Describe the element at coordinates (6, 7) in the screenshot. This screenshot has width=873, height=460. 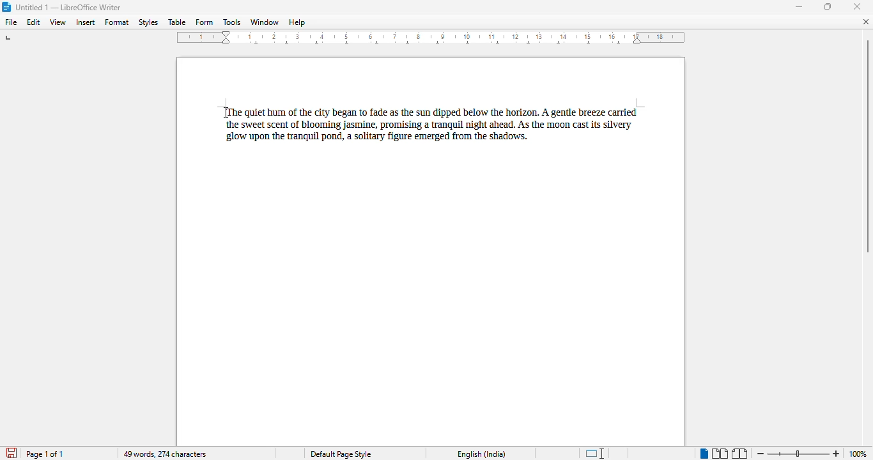
I see `logo` at that location.